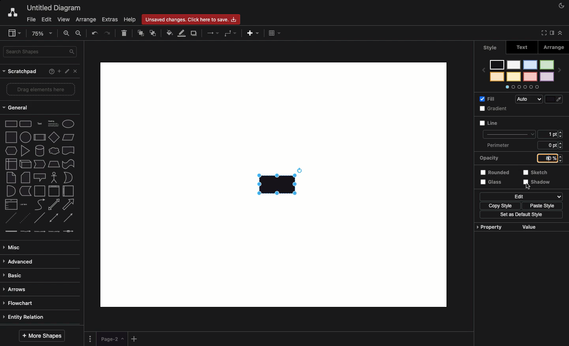  What do you see at coordinates (561, 5) in the screenshot?
I see `Night mode` at bounding box center [561, 5].